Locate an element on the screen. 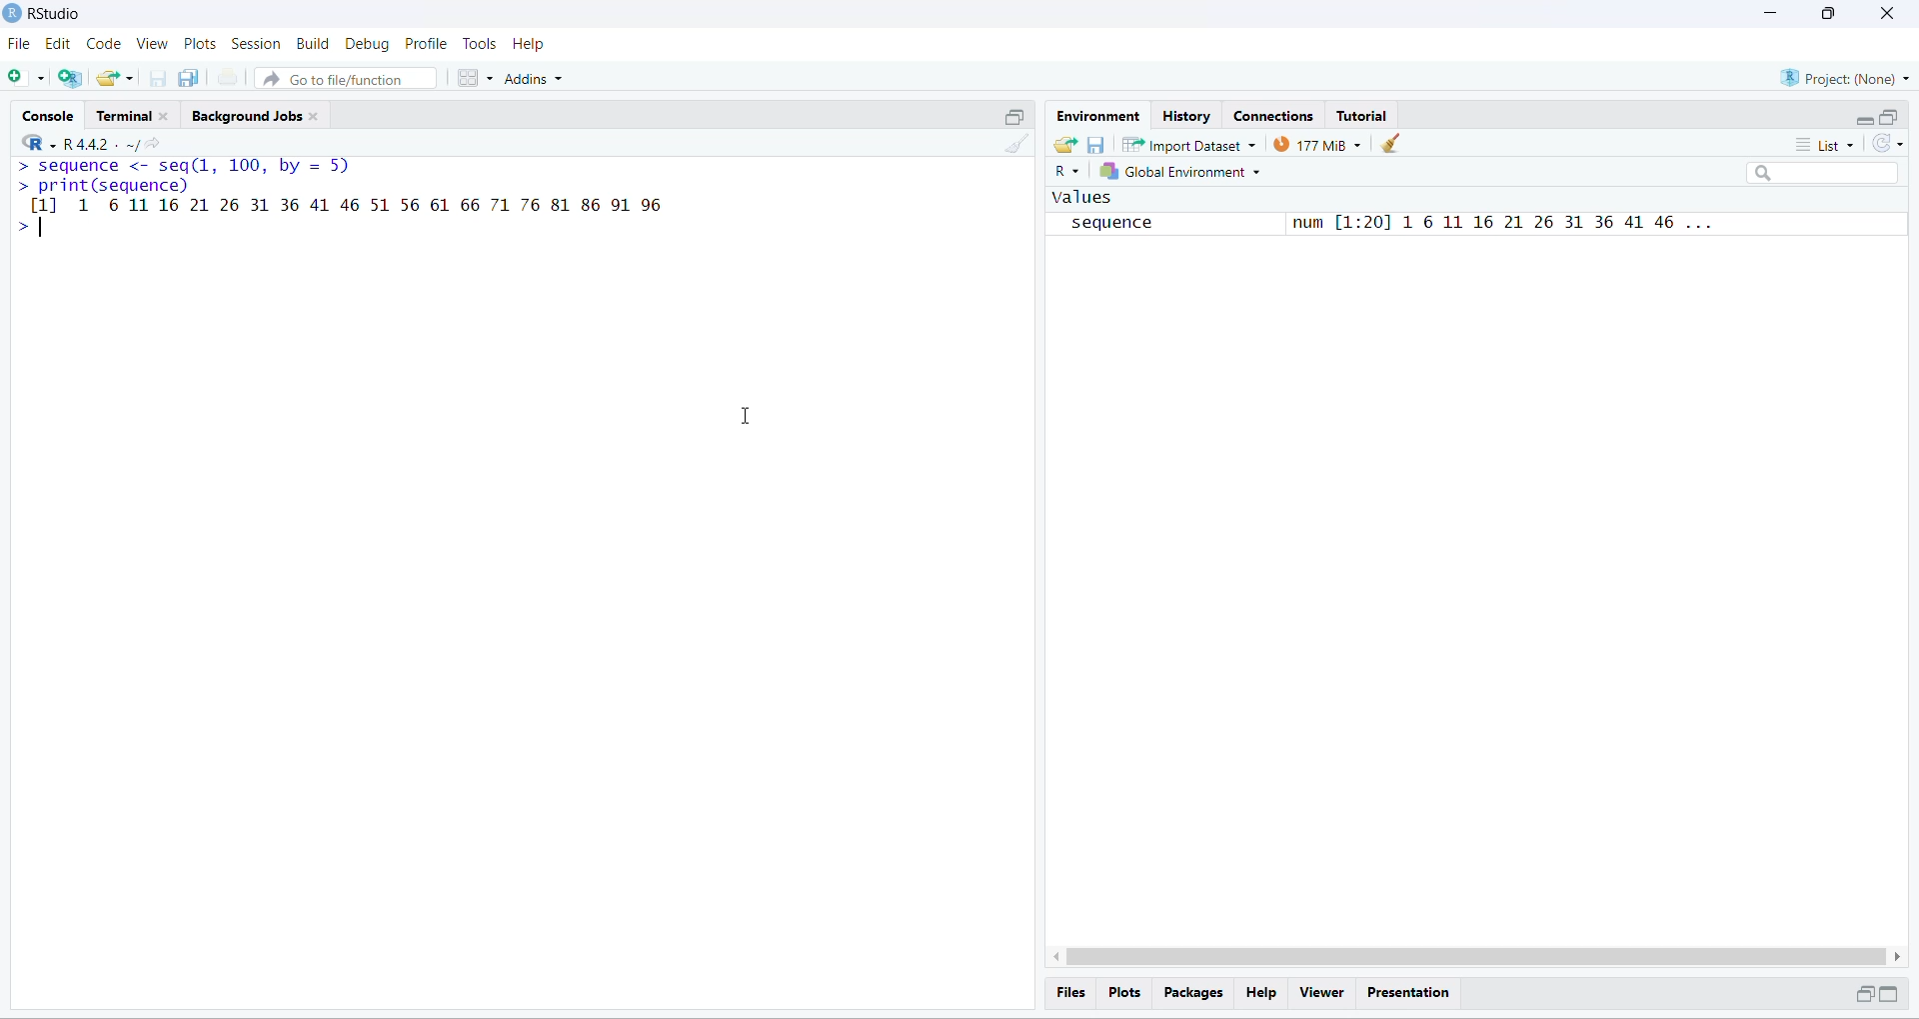 The image size is (1919, 1019). R is located at coordinates (38, 141).